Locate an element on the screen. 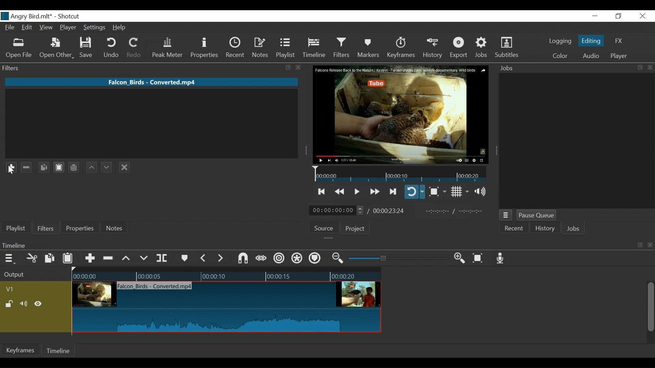  Source is located at coordinates (326, 227).